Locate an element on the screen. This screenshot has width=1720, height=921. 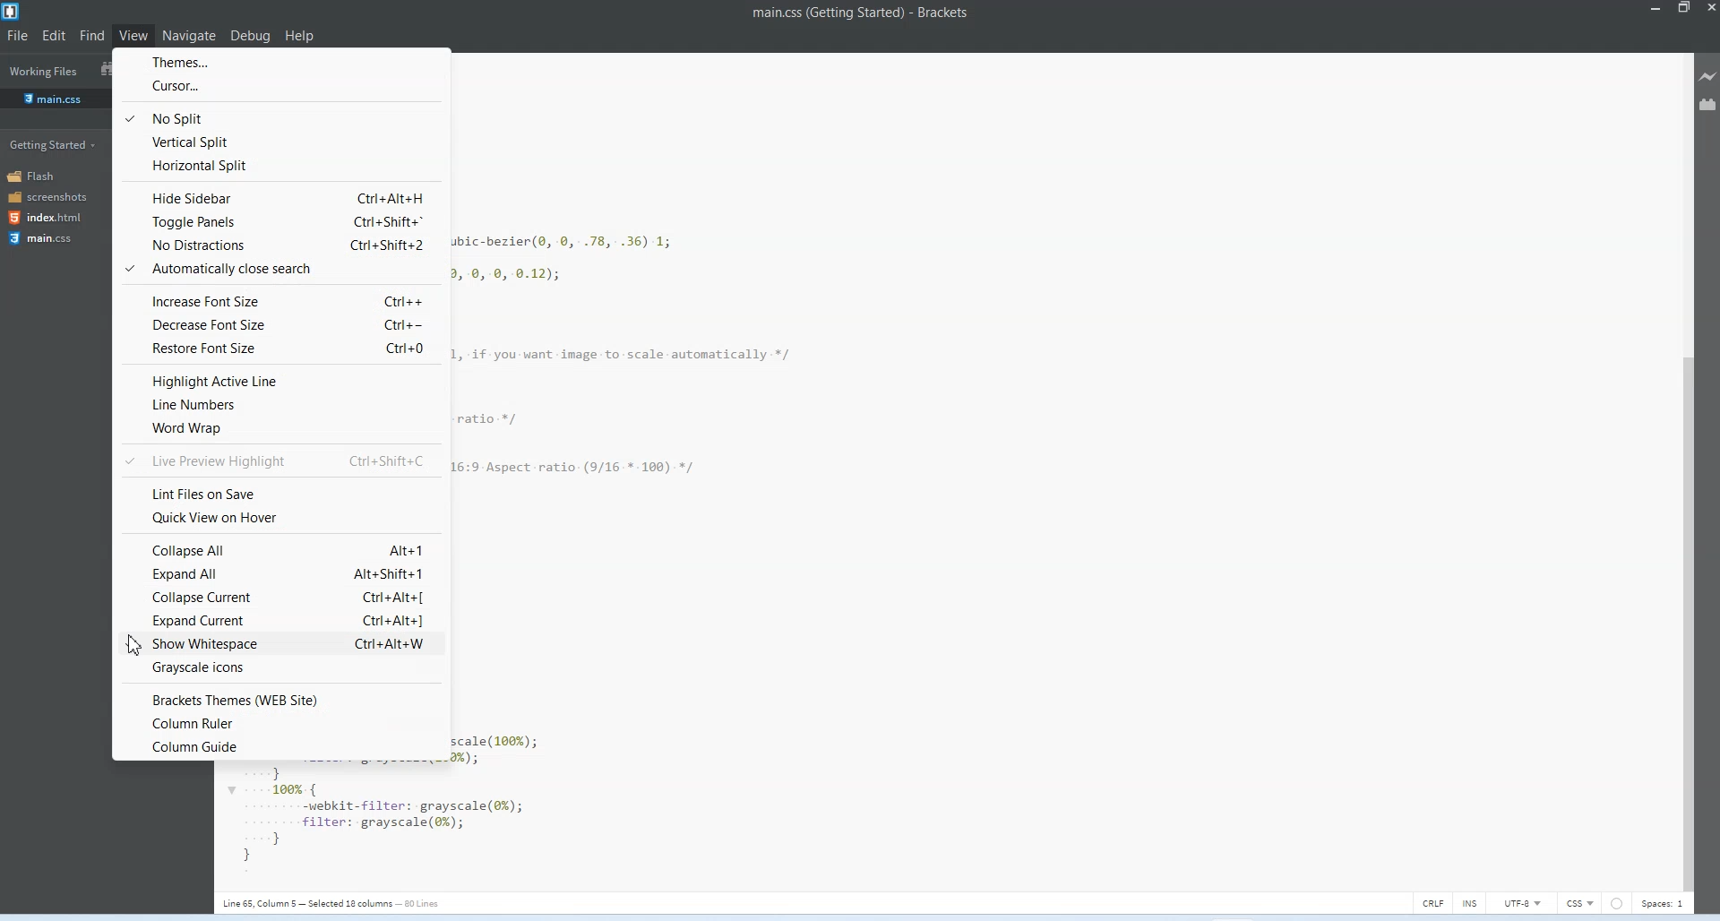
Collapse all is located at coordinates (279, 547).